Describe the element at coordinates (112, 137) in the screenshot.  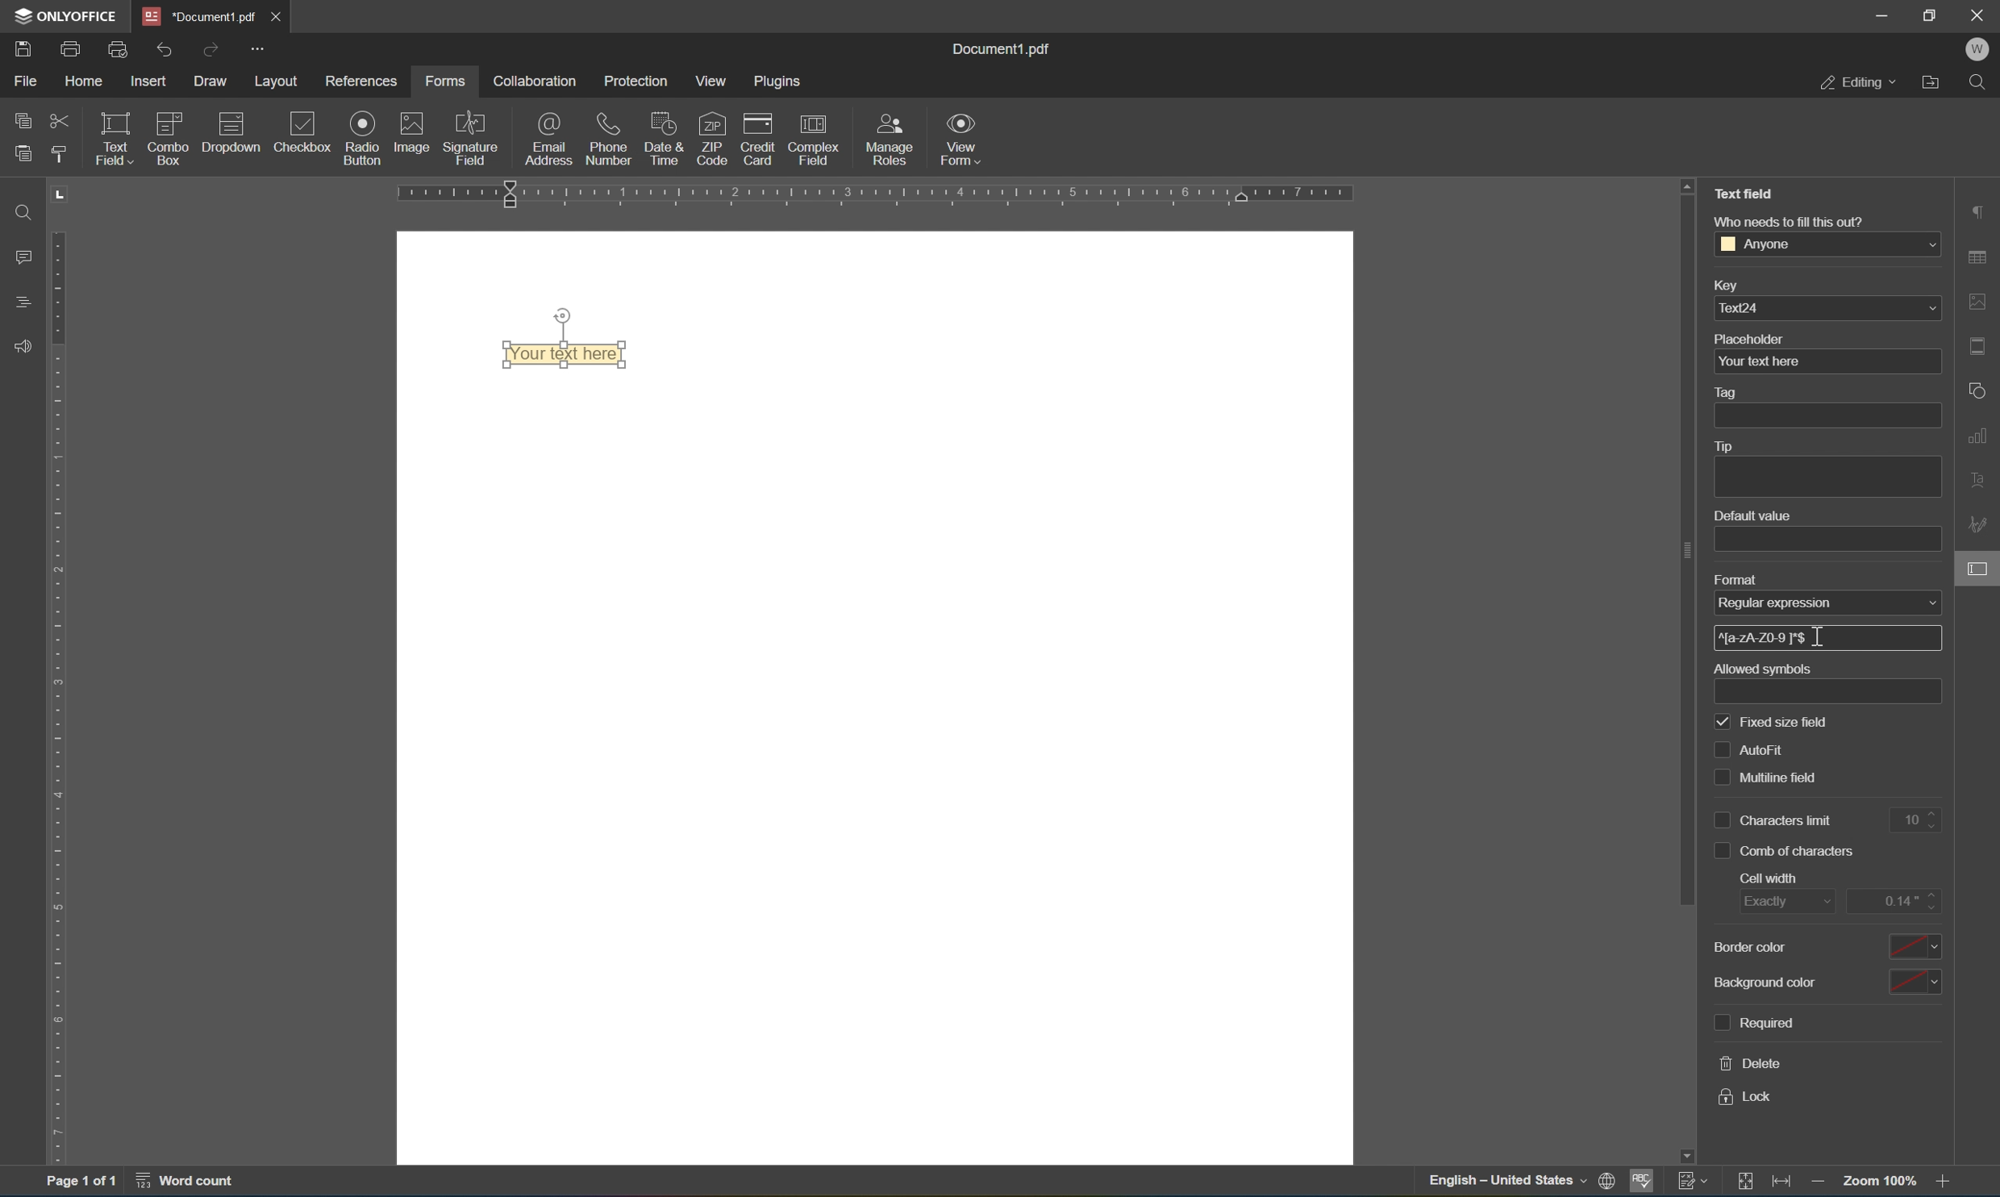
I see `text field` at that location.